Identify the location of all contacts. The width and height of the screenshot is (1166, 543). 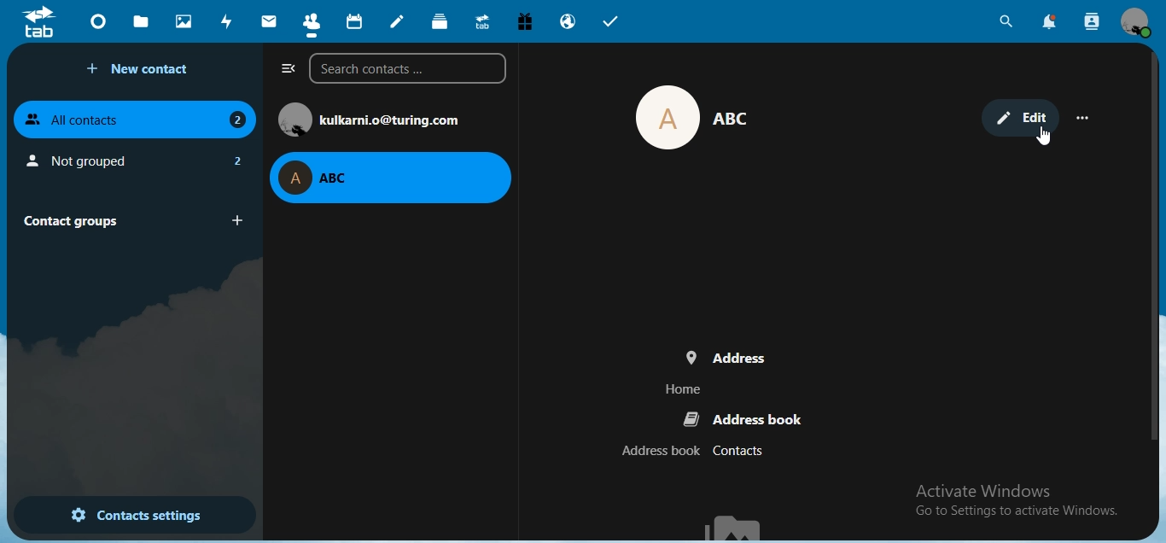
(137, 119).